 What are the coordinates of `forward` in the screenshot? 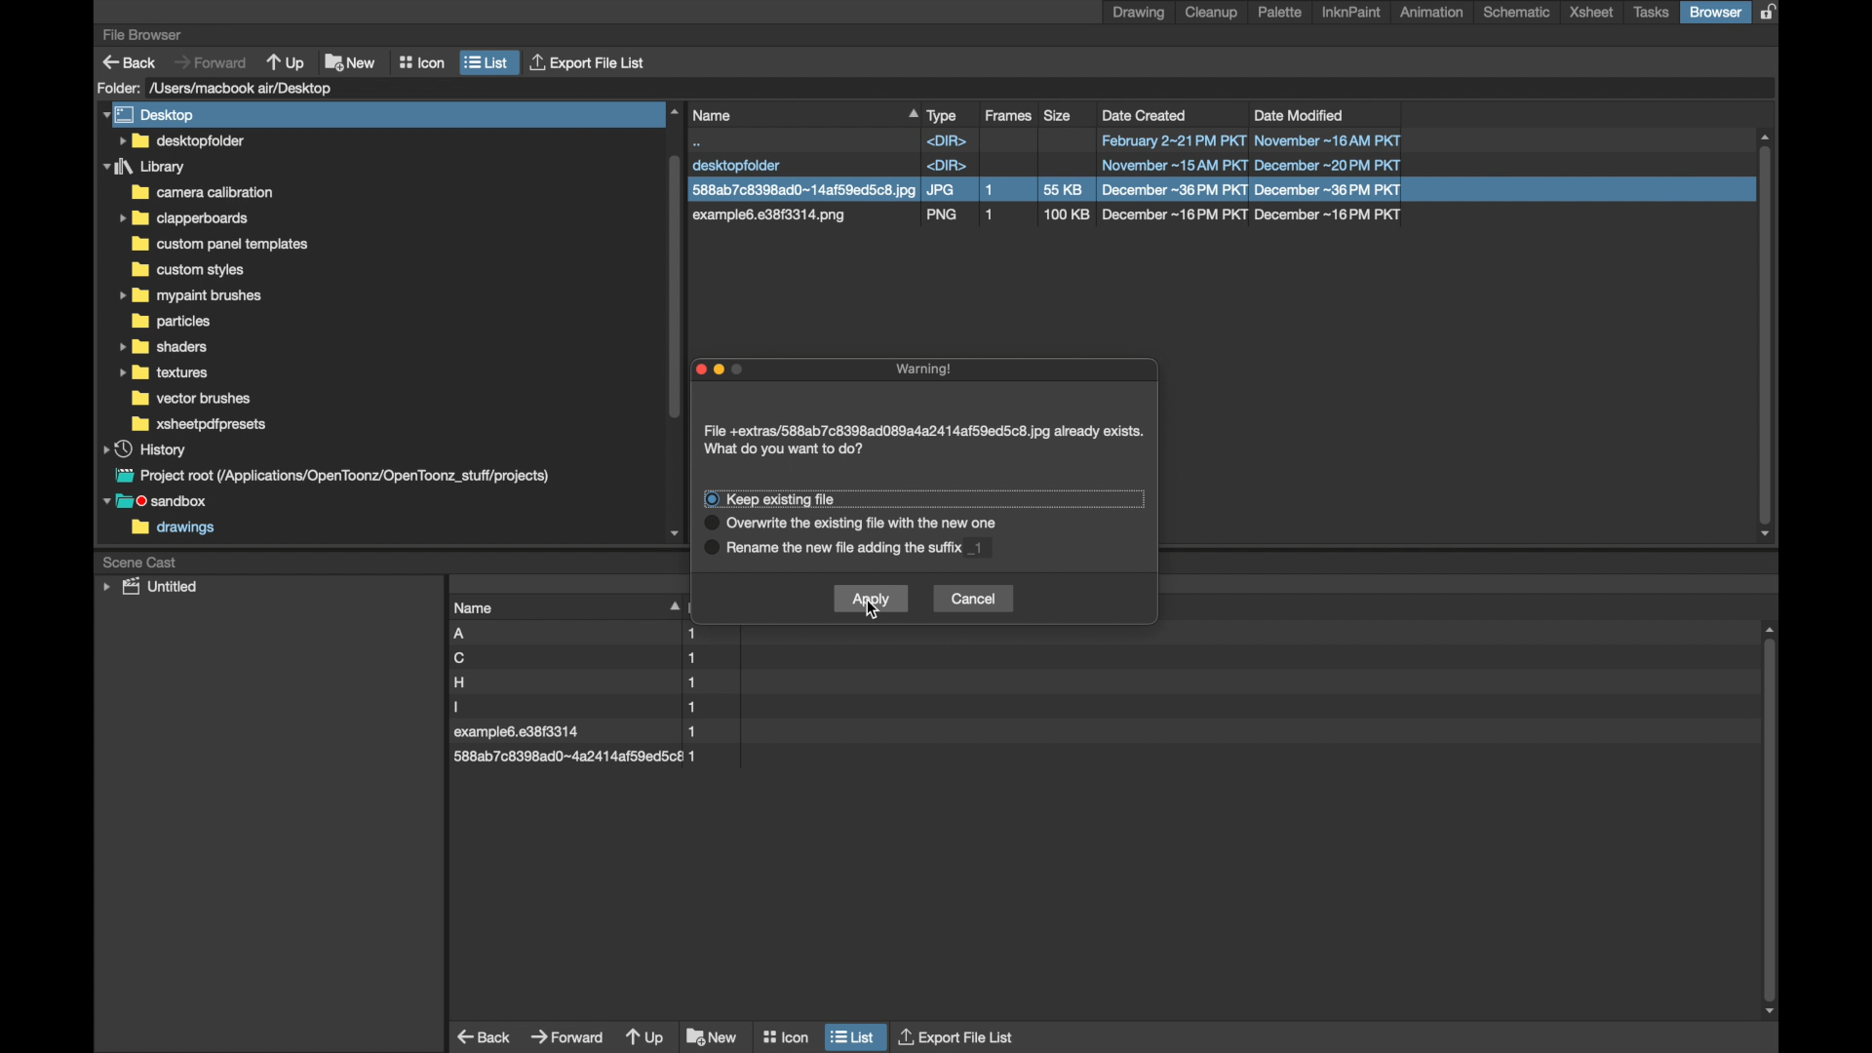 It's located at (567, 1034).